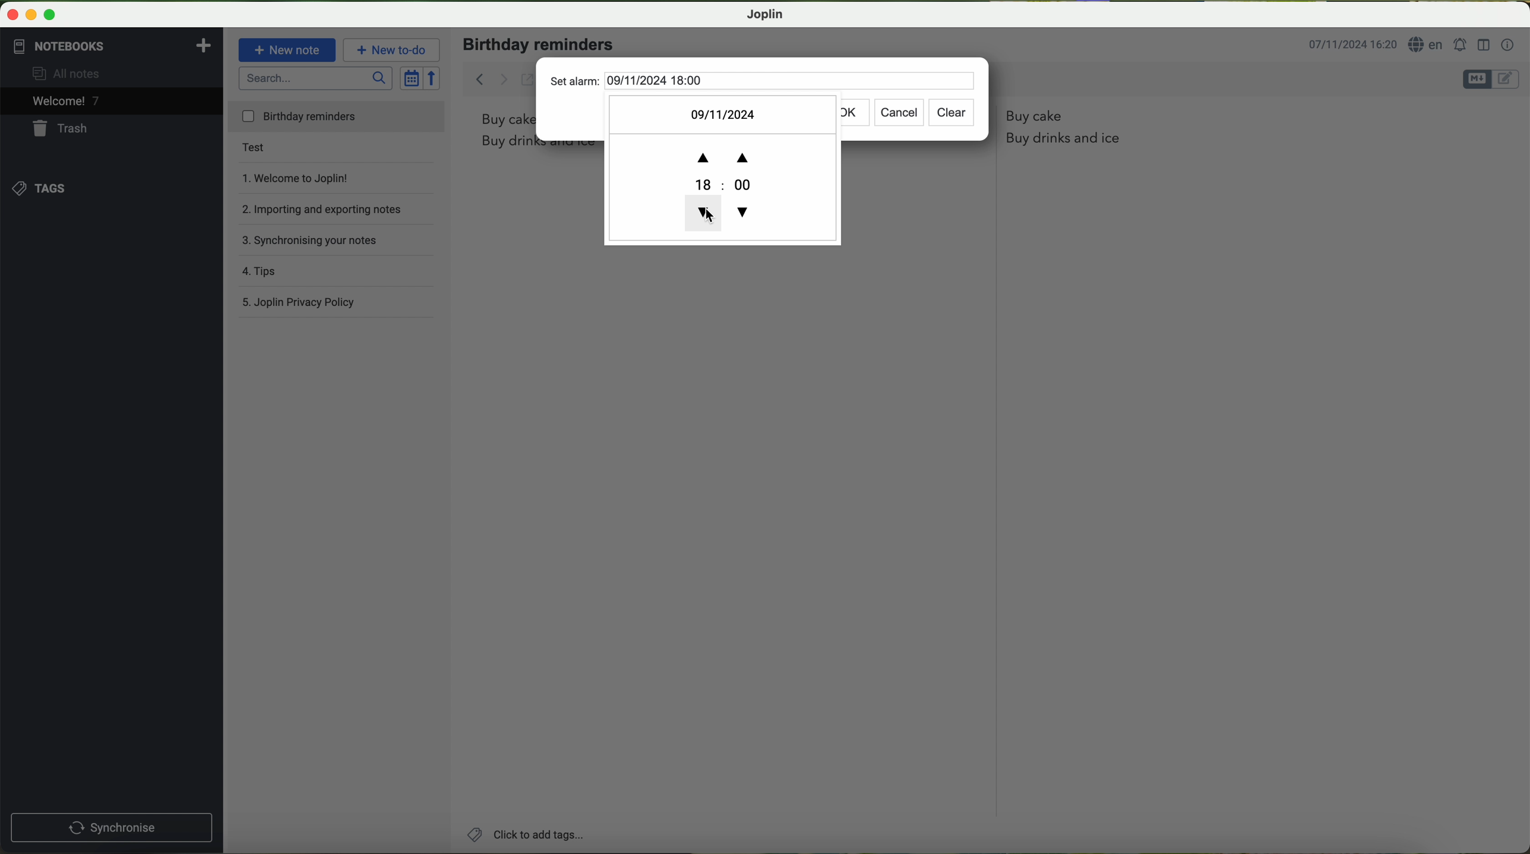 The width and height of the screenshot is (1530, 854). Describe the element at coordinates (283, 267) in the screenshot. I see `tips` at that location.